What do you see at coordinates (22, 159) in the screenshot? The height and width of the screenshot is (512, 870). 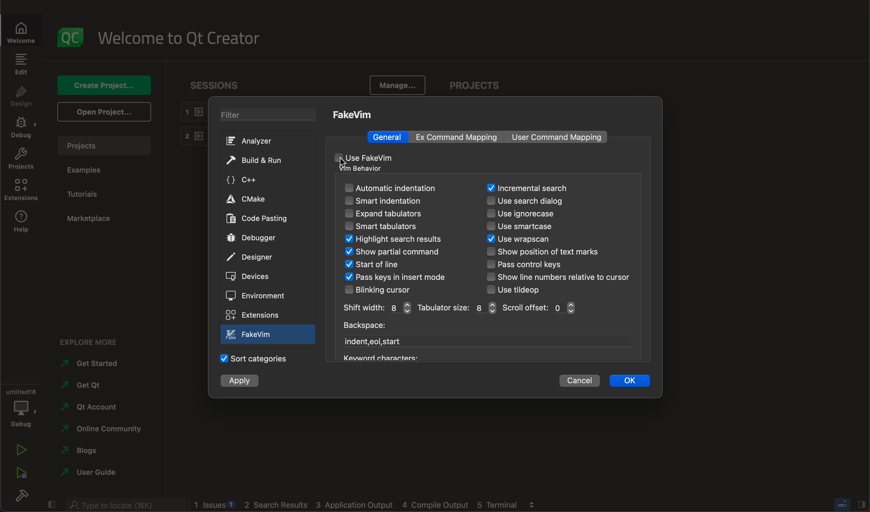 I see `projects` at bounding box center [22, 159].